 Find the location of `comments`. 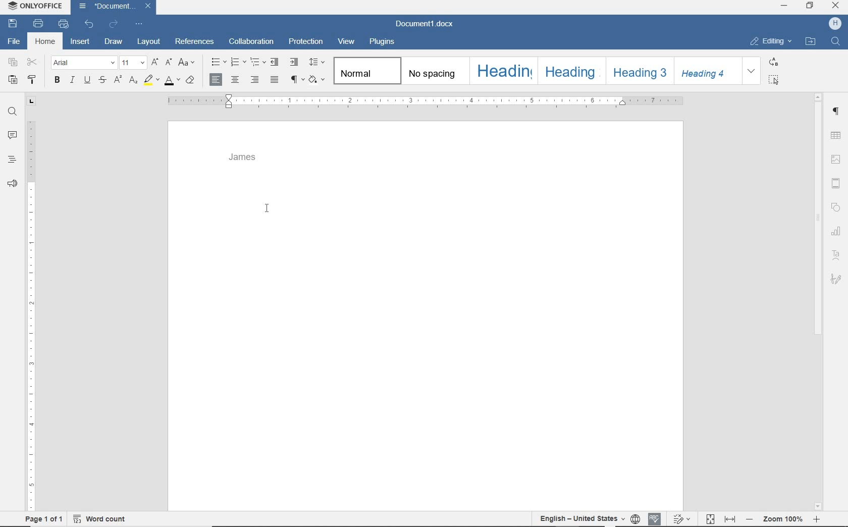

comments is located at coordinates (11, 135).